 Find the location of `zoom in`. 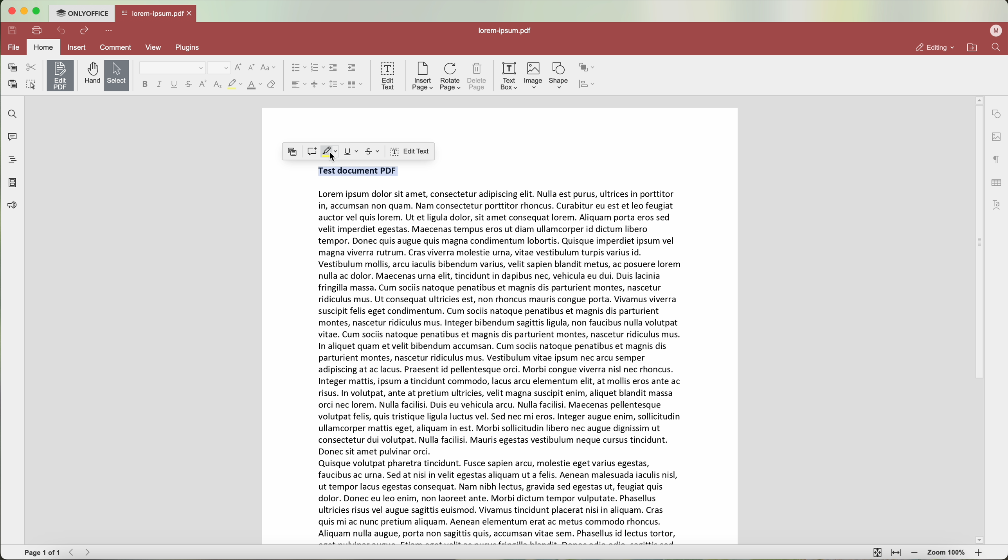

zoom in is located at coordinates (978, 553).